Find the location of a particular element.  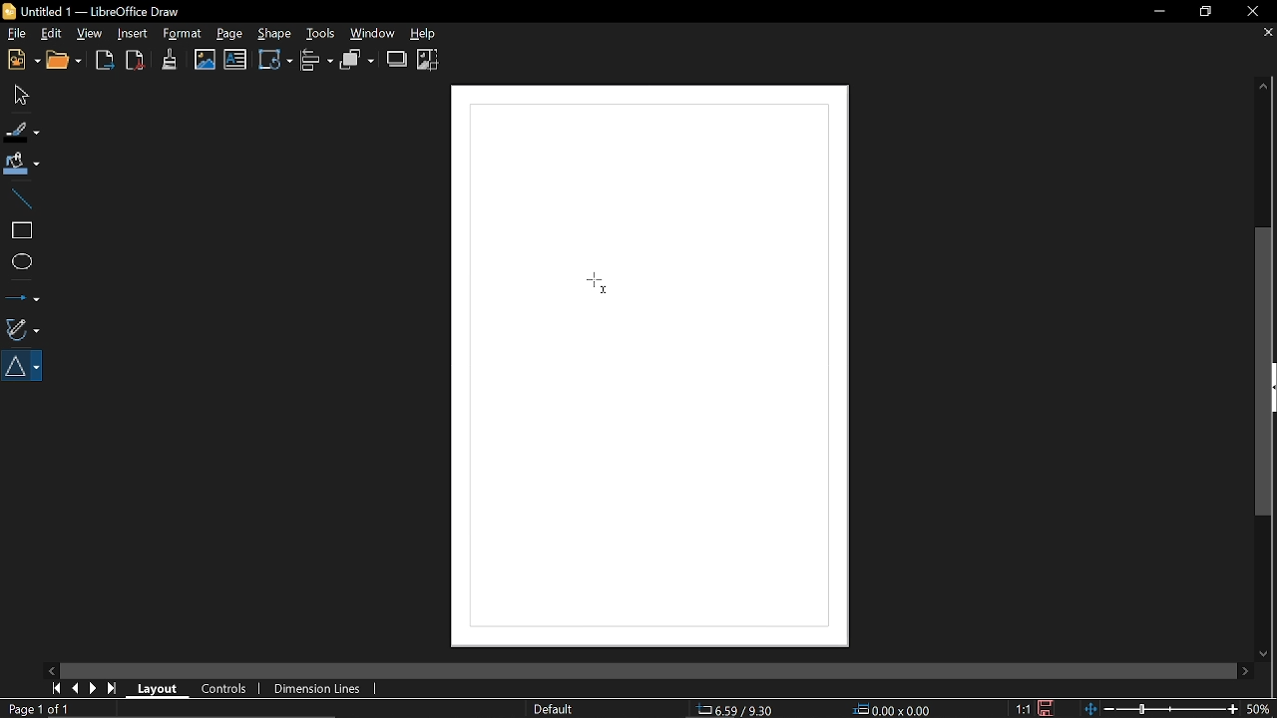

Page is located at coordinates (229, 34).